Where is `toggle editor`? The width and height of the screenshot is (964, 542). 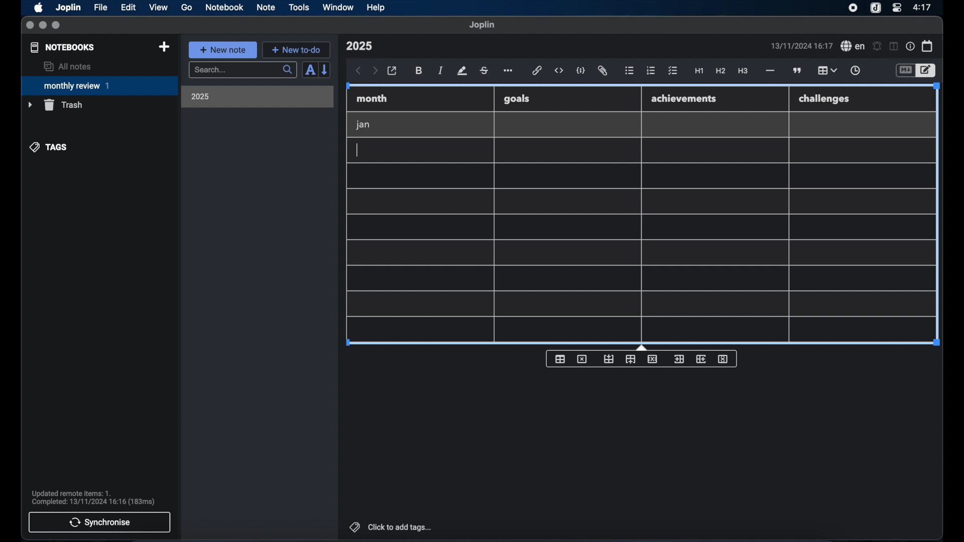
toggle editor is located at coordinates (905, 71).